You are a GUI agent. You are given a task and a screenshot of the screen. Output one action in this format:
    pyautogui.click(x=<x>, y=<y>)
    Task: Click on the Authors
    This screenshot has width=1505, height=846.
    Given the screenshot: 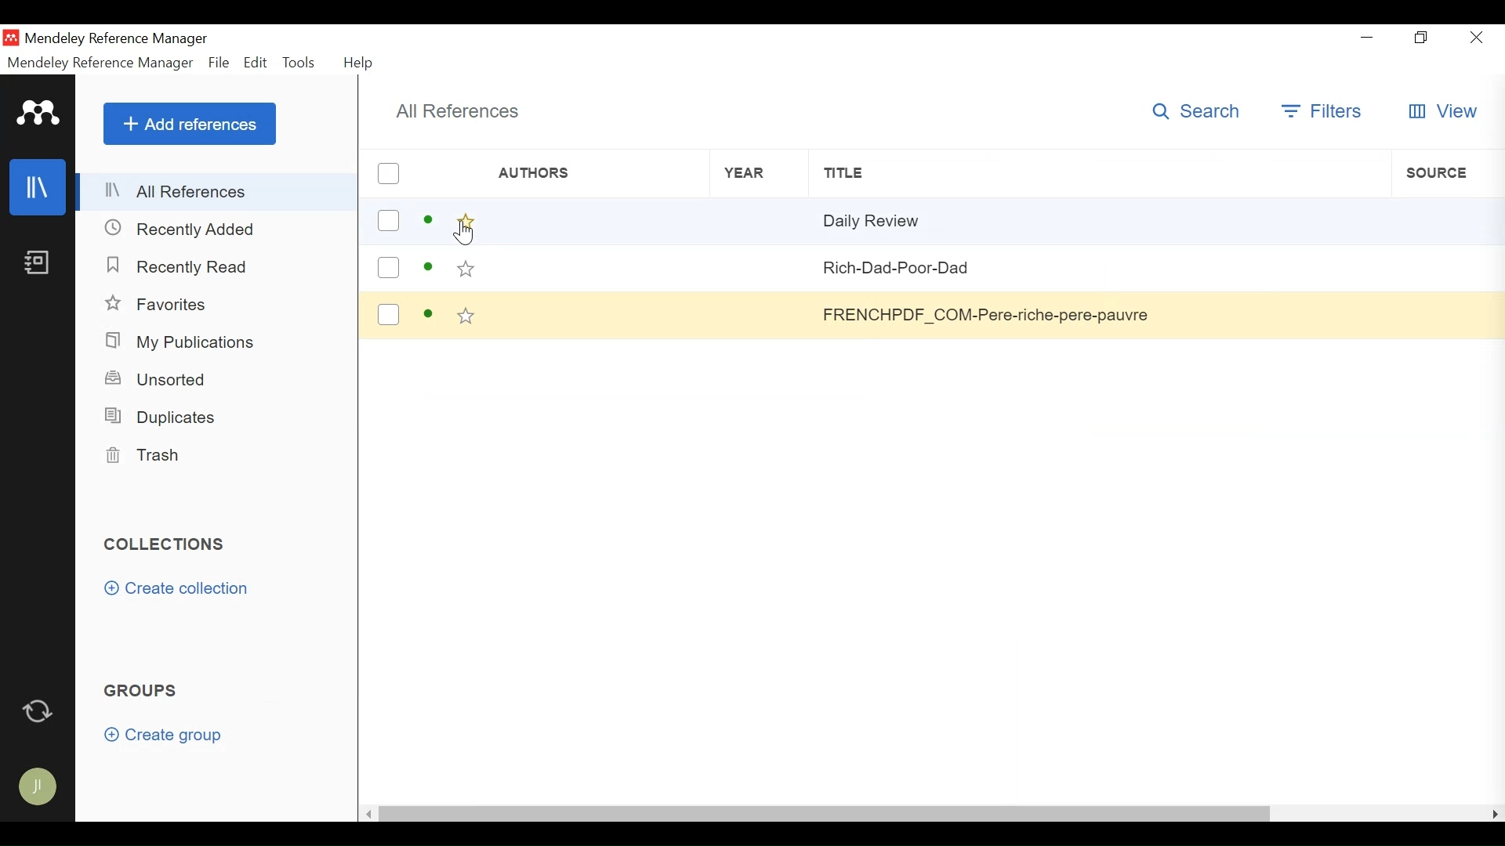 What is the action you would take?
    pyautogui.click(x=589, y=173)
    